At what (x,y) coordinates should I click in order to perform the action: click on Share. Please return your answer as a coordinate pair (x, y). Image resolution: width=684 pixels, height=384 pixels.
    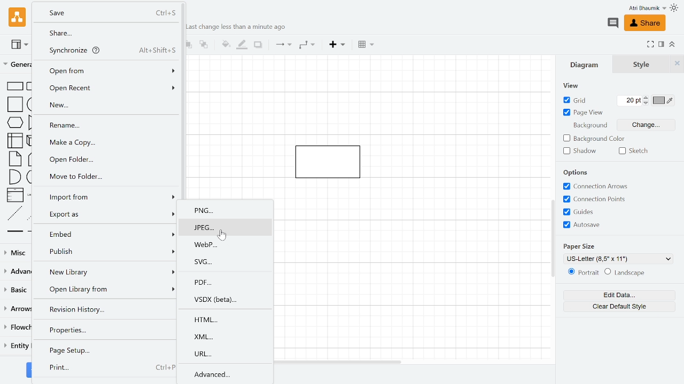
    Looking at the image, I should click on (647, 23).